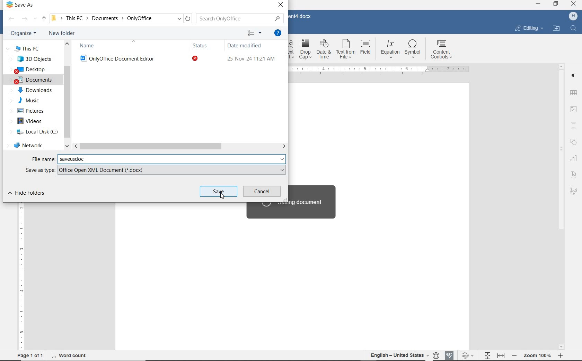  I want to click on Track changes, so click(470, 355).